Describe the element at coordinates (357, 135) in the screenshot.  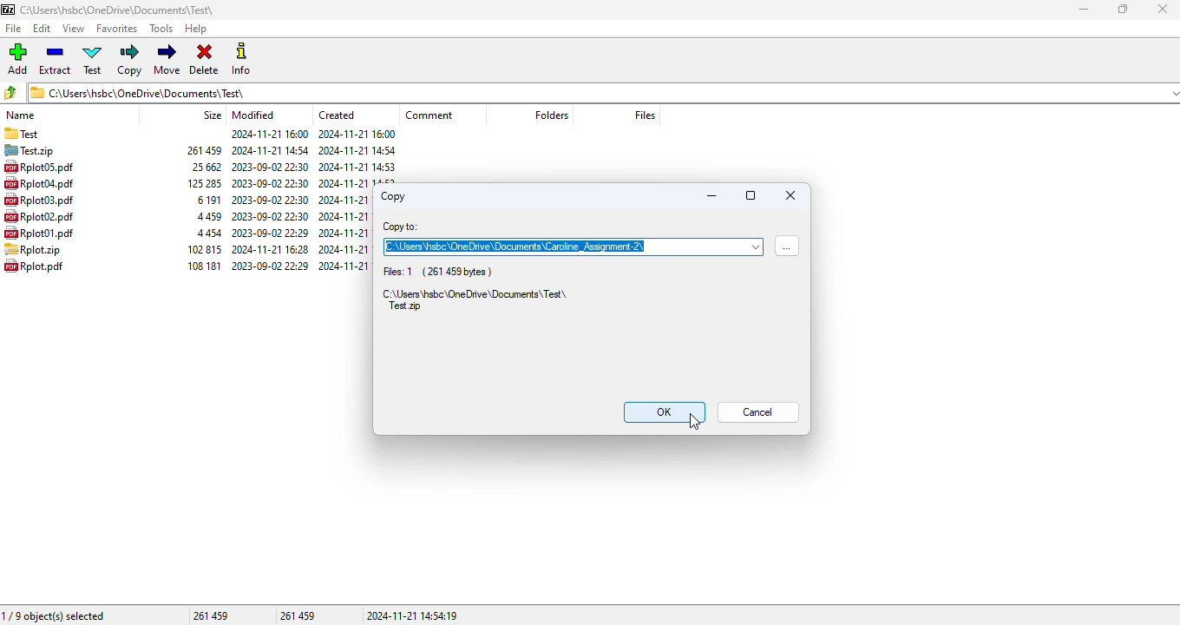
I see `created date & time` at that location.